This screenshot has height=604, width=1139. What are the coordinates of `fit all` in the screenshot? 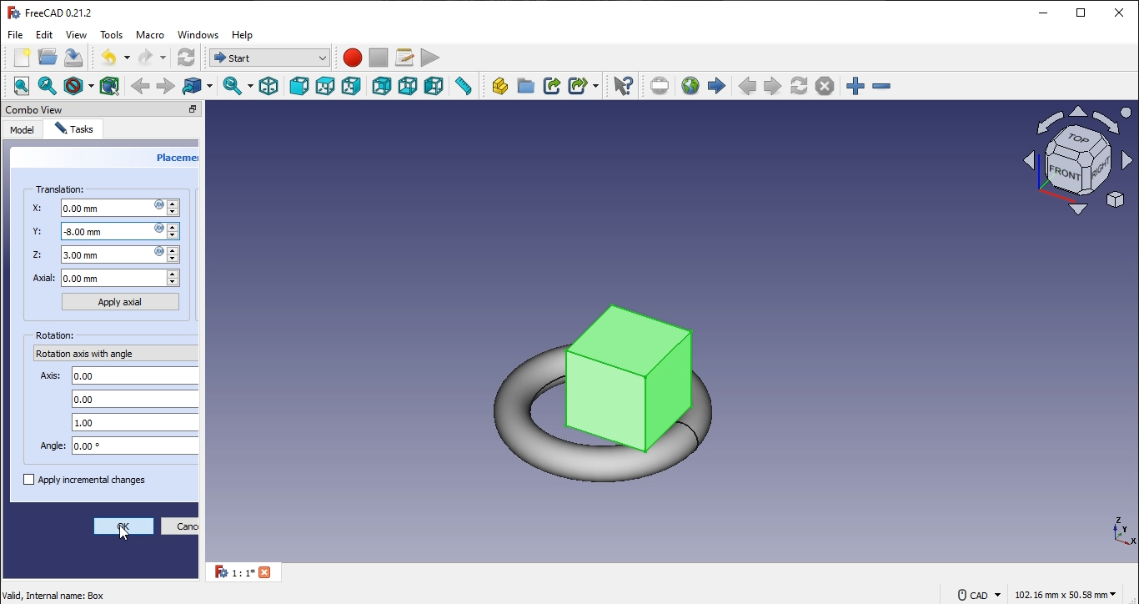 It's located at (22, 85).